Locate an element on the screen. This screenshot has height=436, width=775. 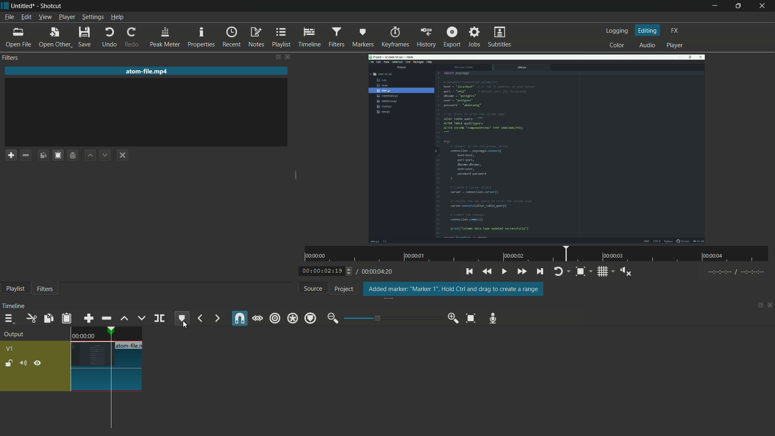
keyframes is located at coordinates (394, 38).